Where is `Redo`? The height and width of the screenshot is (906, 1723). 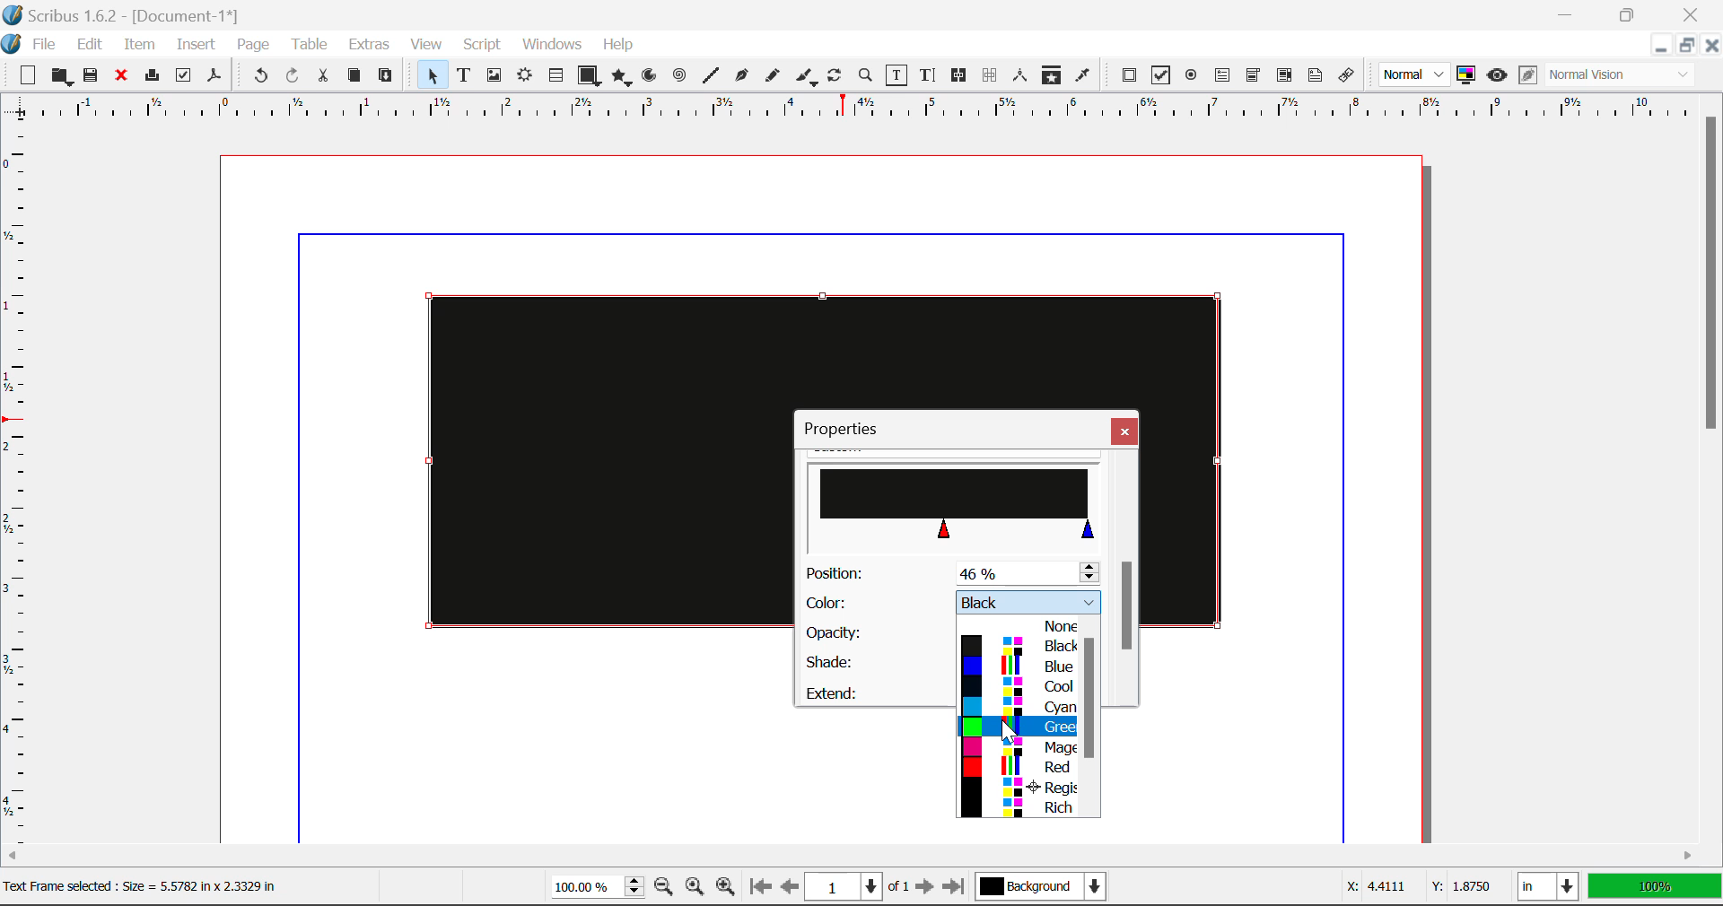
Redo is located at coordinates (293, 78).